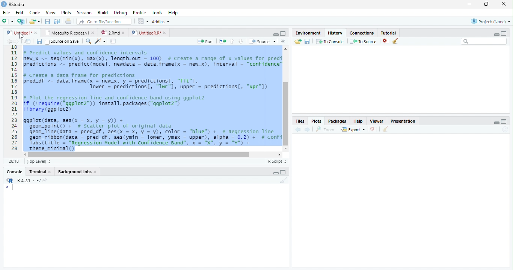  Describe the element at coordinates (276, 35) in the screenshot. I see `minimize` at that location.